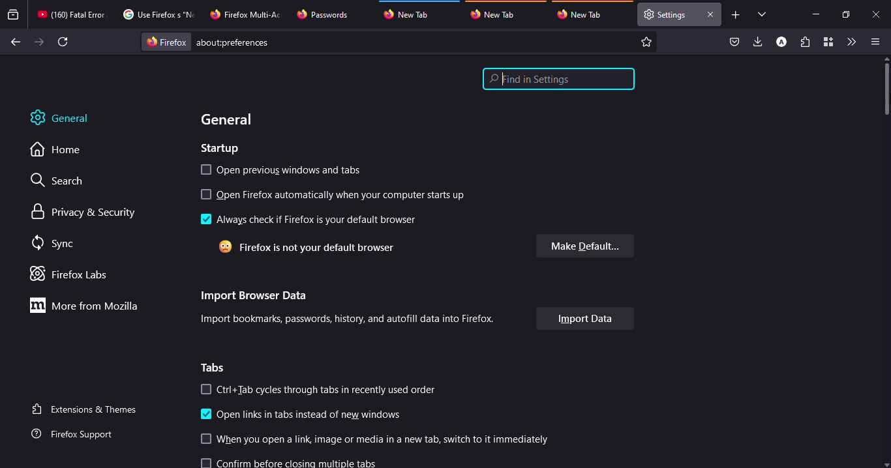  Describe the element at coordinates (330, 390) in the screenshot. I see `cycles` at that location.